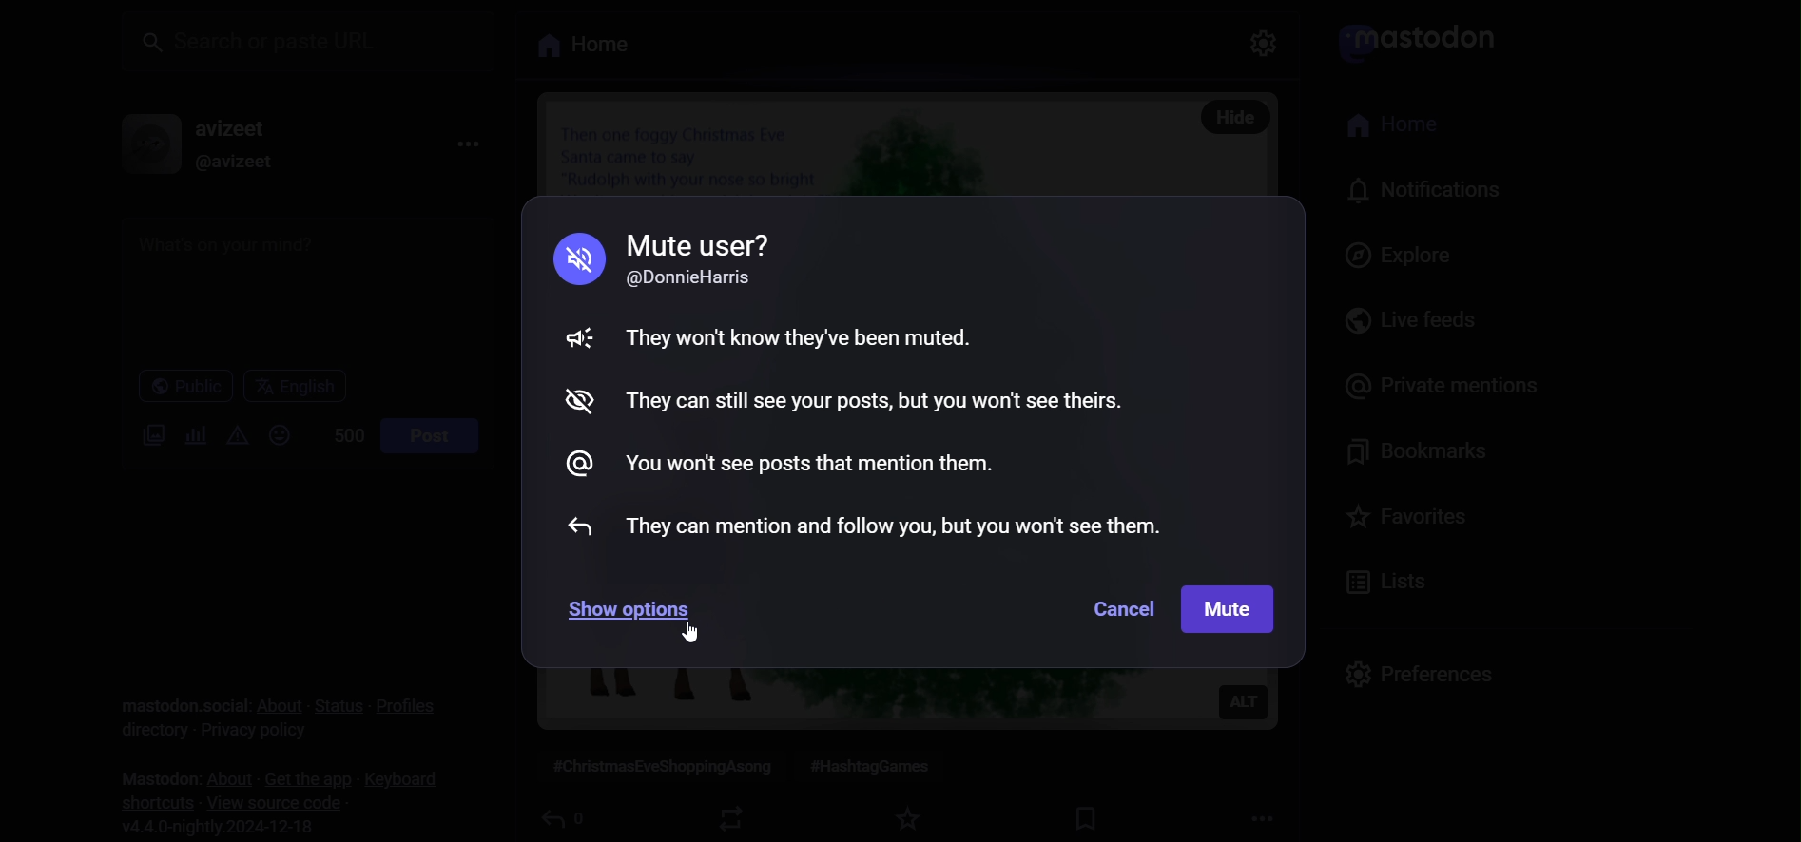 This screenshot has width=1801, height=842. Describe the element at coordinates (571, 335) in the screenshot. I see `mute` at that location.